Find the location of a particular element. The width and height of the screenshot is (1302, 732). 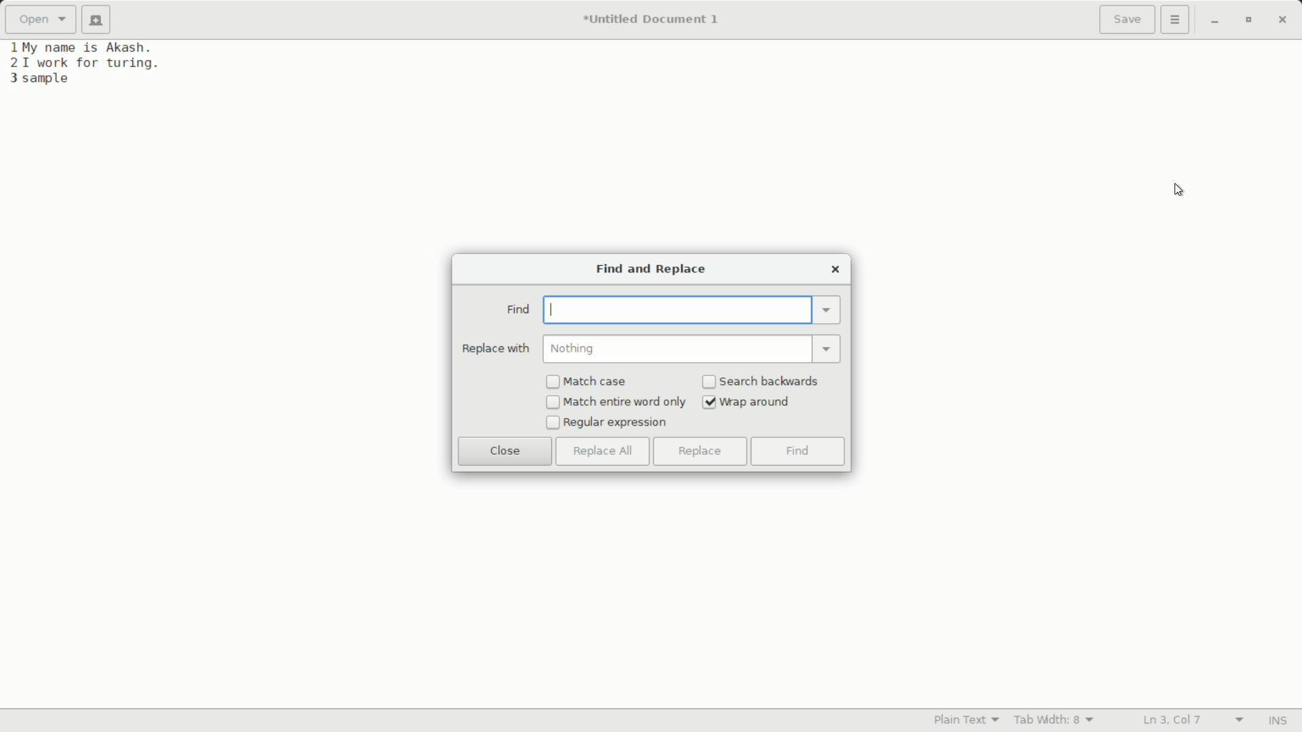

dropdown is located at coordinates (827, 310).